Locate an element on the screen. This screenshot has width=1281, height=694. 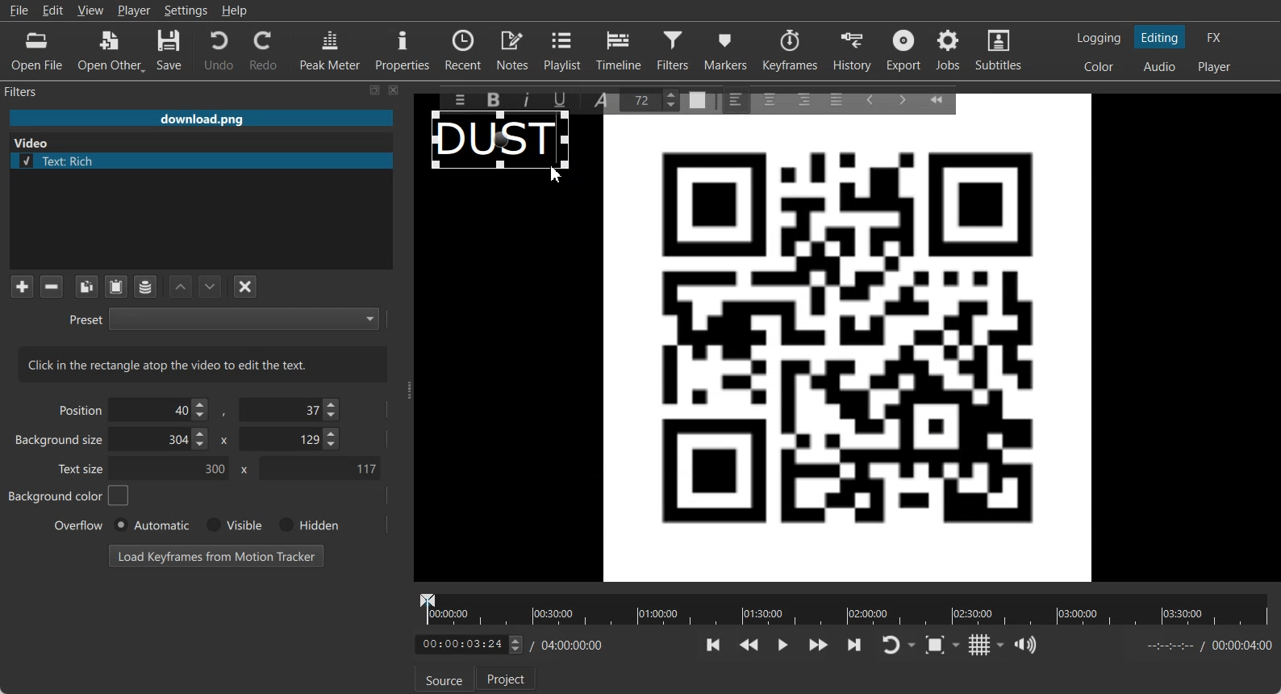
Background size Y- Co-ordinate is located at coordinates (291, 441).